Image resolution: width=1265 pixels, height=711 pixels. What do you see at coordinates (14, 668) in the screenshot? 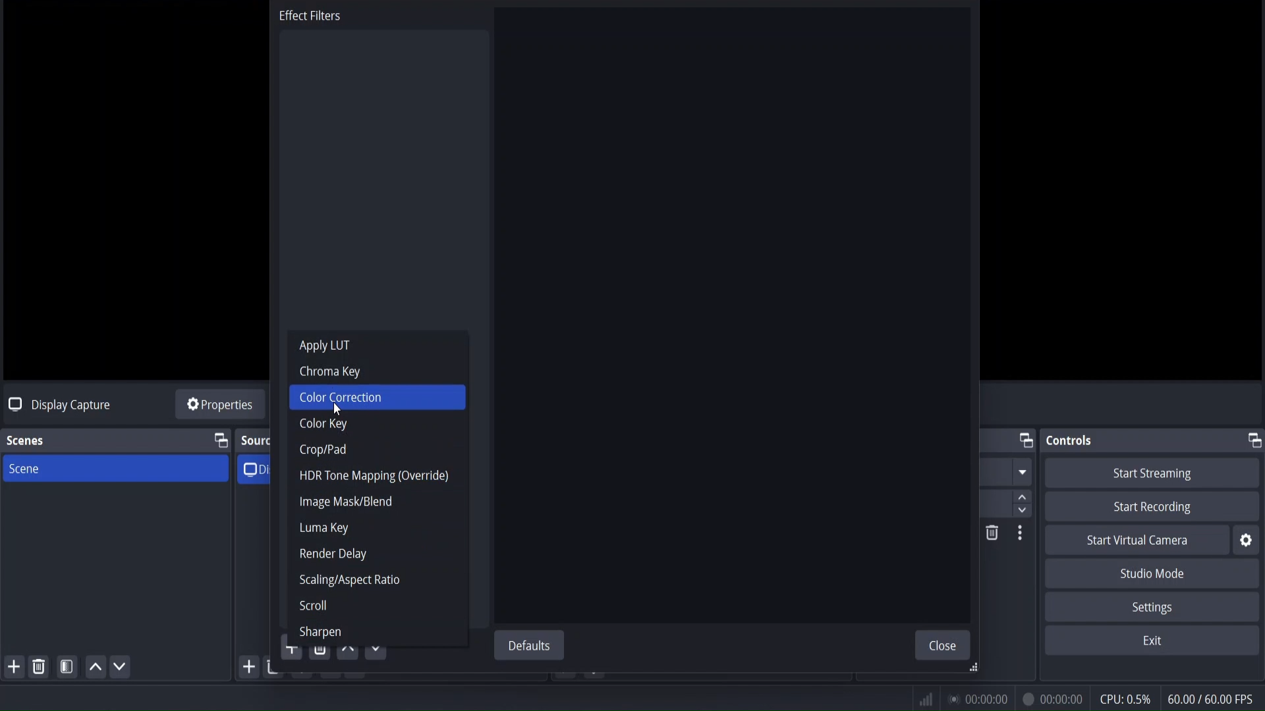
I see `add scene` at bounding box center [14, 668].